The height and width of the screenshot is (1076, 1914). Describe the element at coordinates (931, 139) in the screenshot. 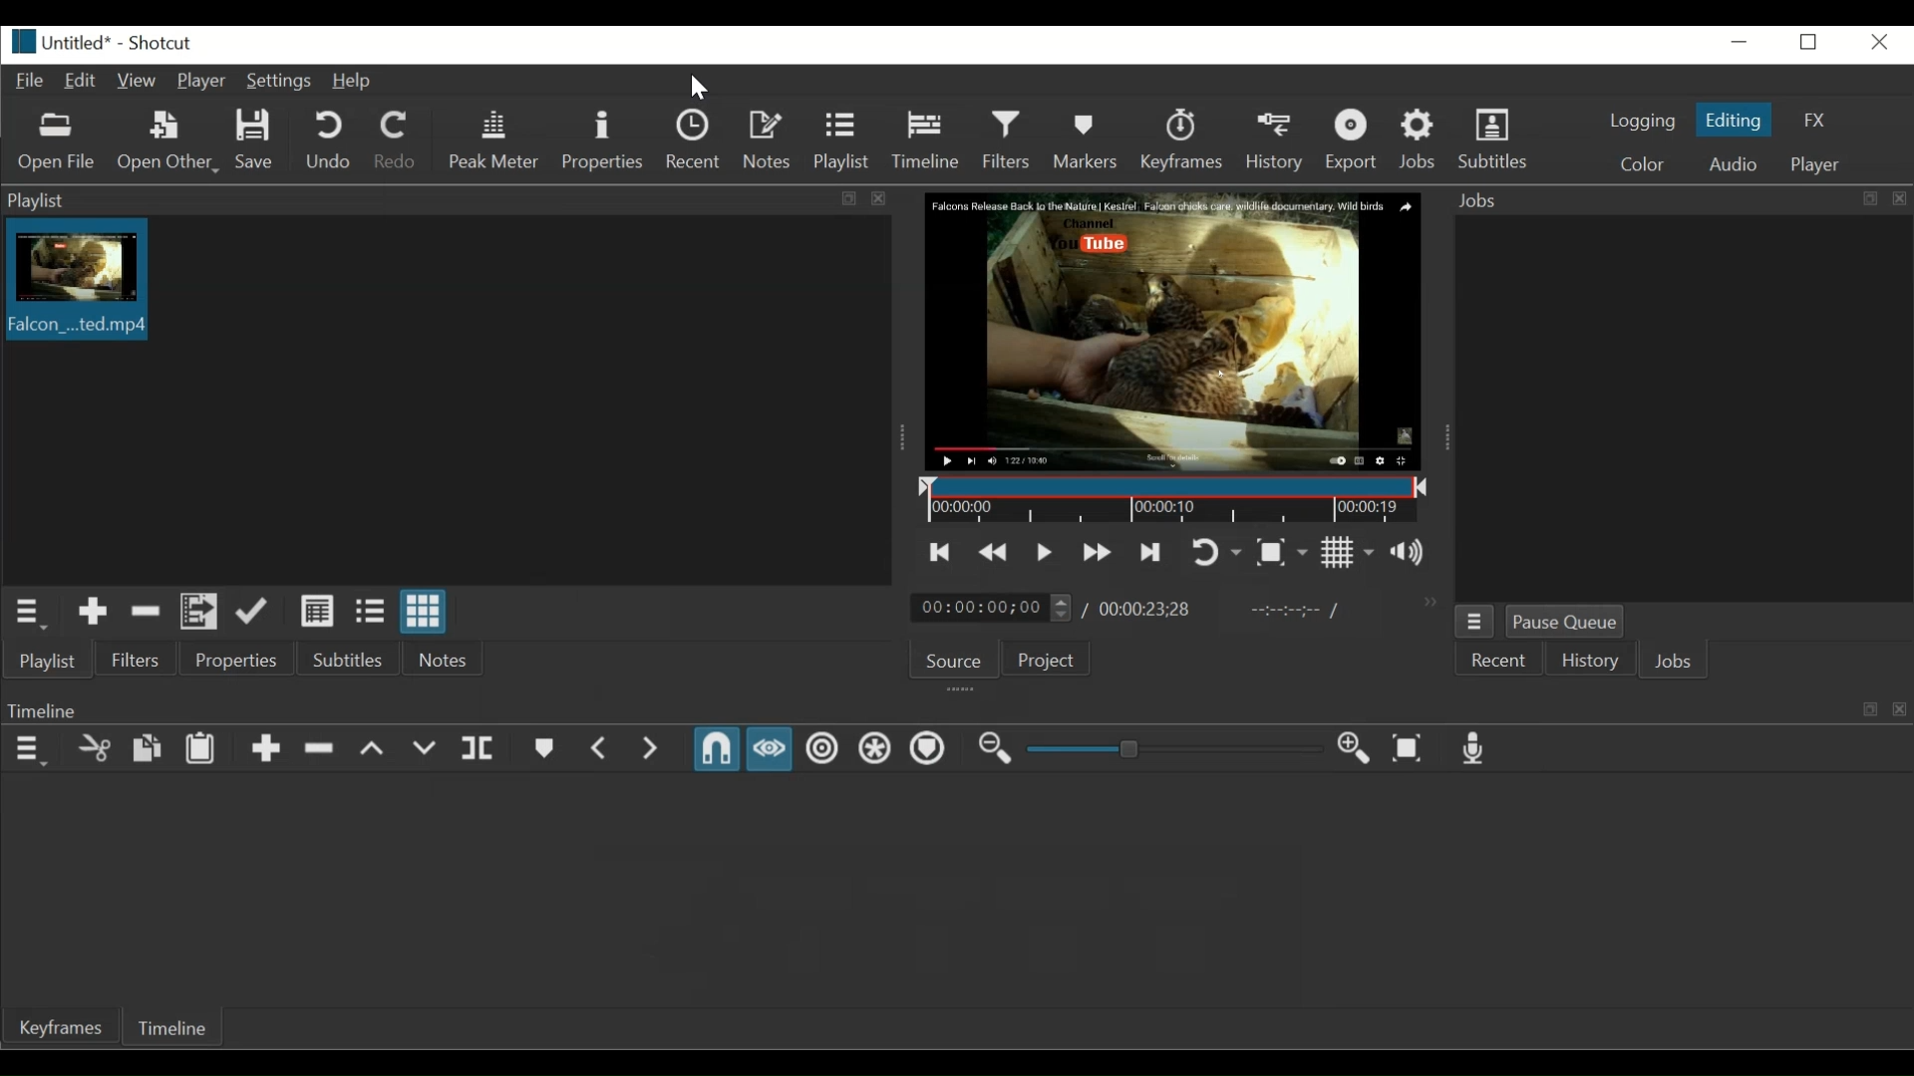

I see `Timeline` at that location.